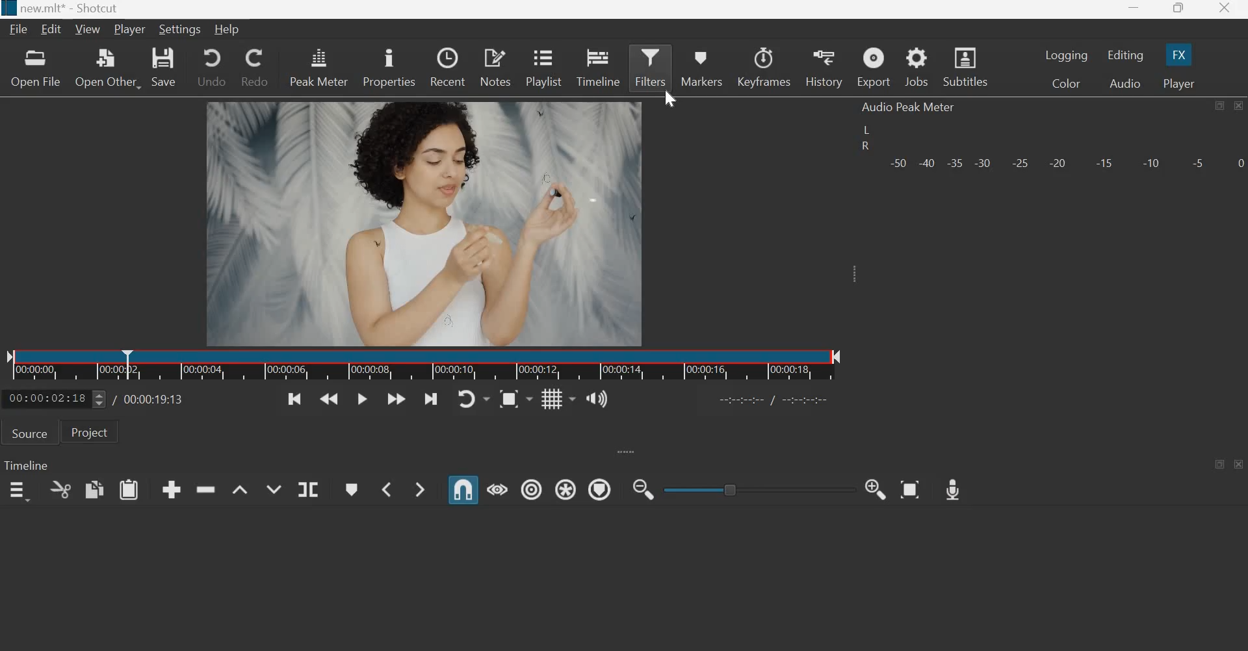 The width and height of the screenshot is (1248, 651). Describe the element at coordinates (864, 147) in the screenshot. I see `Right` at that location.